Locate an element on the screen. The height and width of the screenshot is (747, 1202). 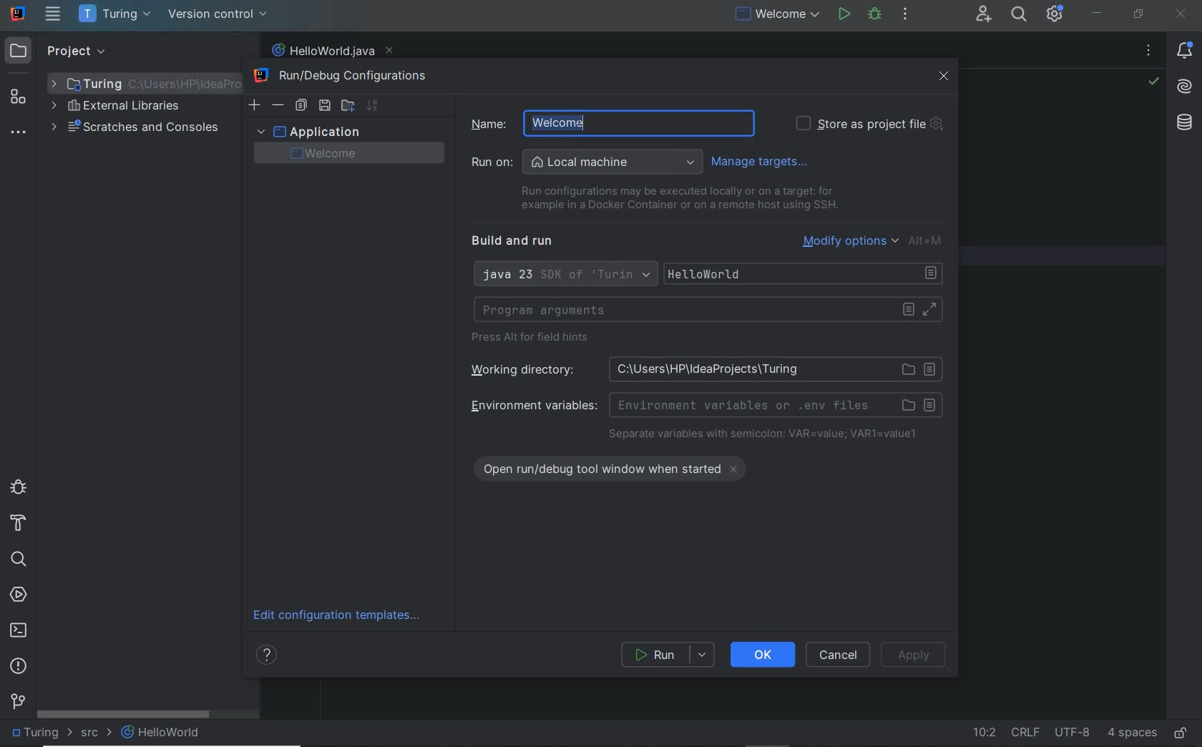
project name is located at coordinates (117, 14).